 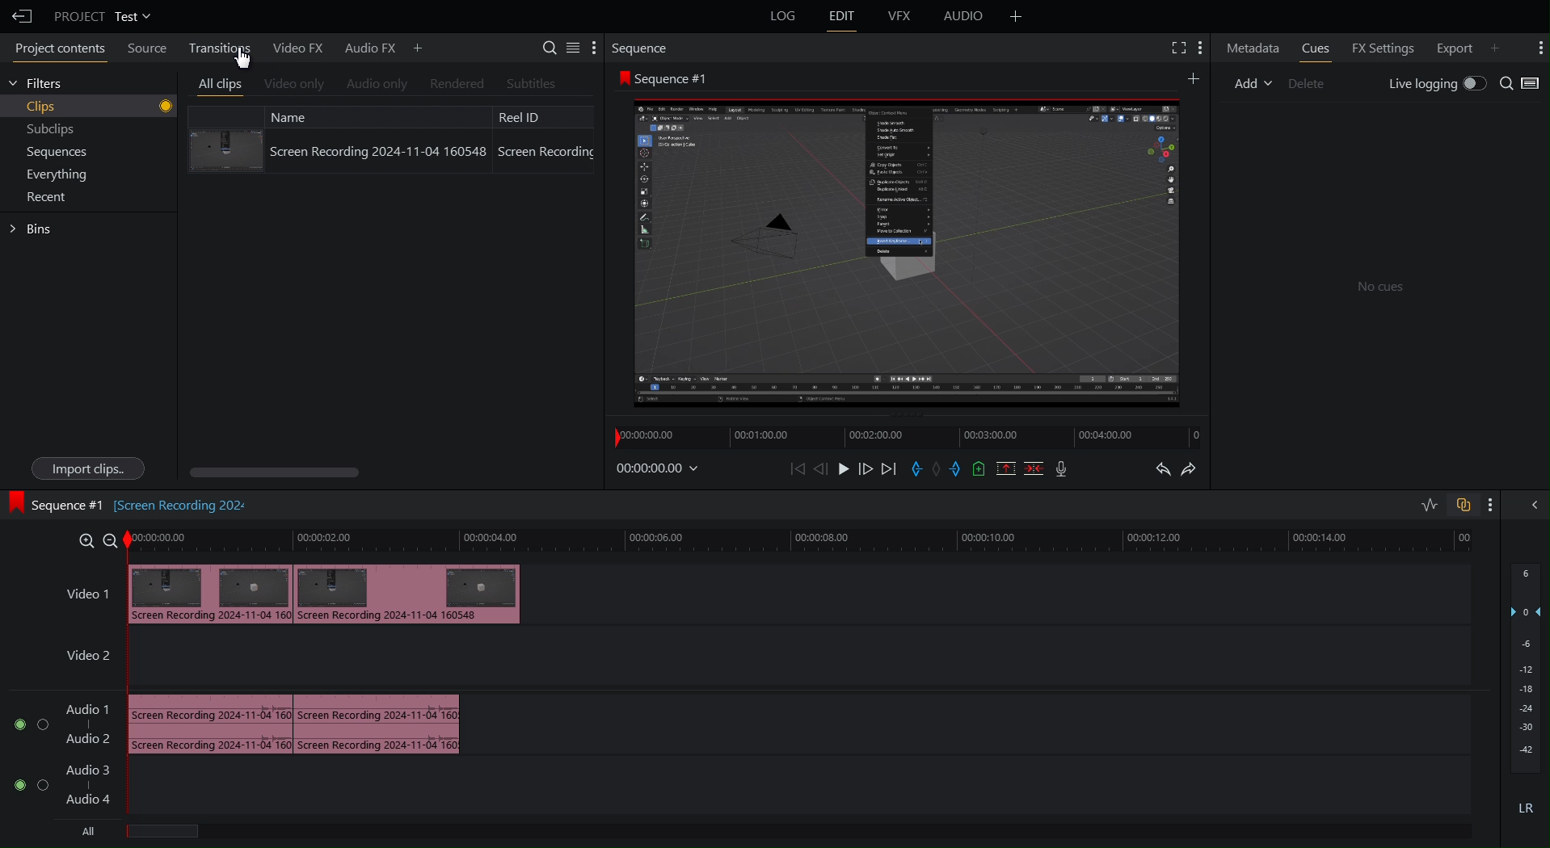 I want to click on toggle, so click(x=40, y=785).